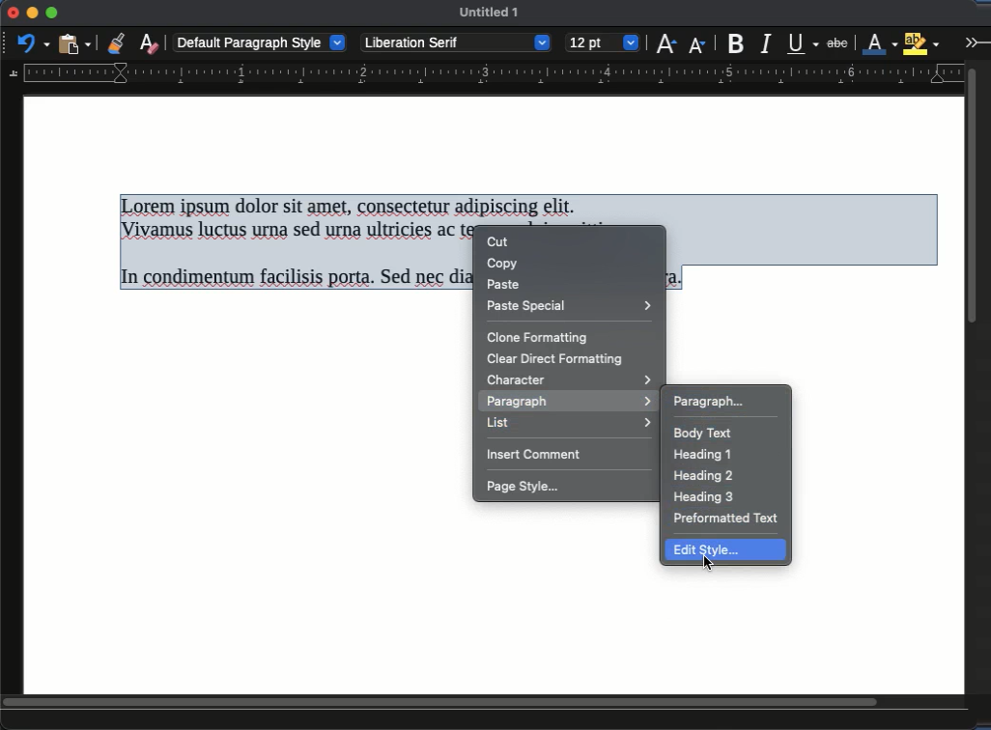 The height and width of the screenshot is (730, 991). I want to click on guide, so click(483, 74).